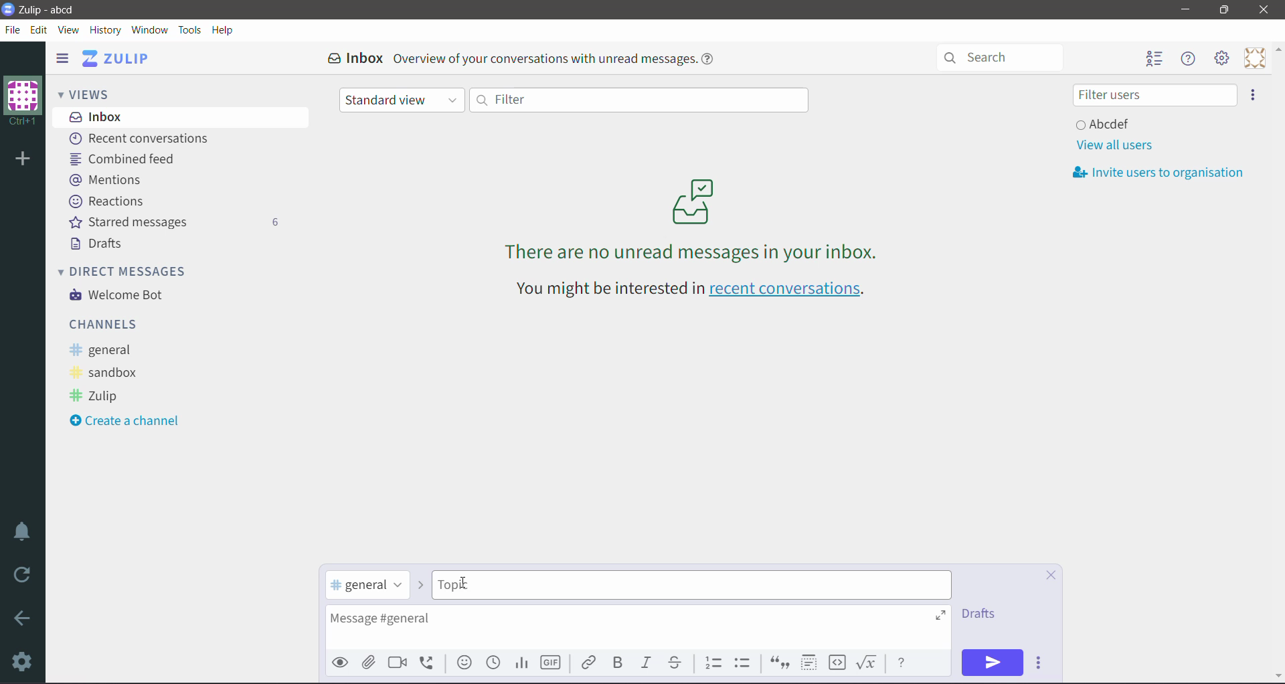 This screenshot has height=684, width=1285. Describe the element at coordinates (105, 350) in the screenshot. I see `general` at that location.